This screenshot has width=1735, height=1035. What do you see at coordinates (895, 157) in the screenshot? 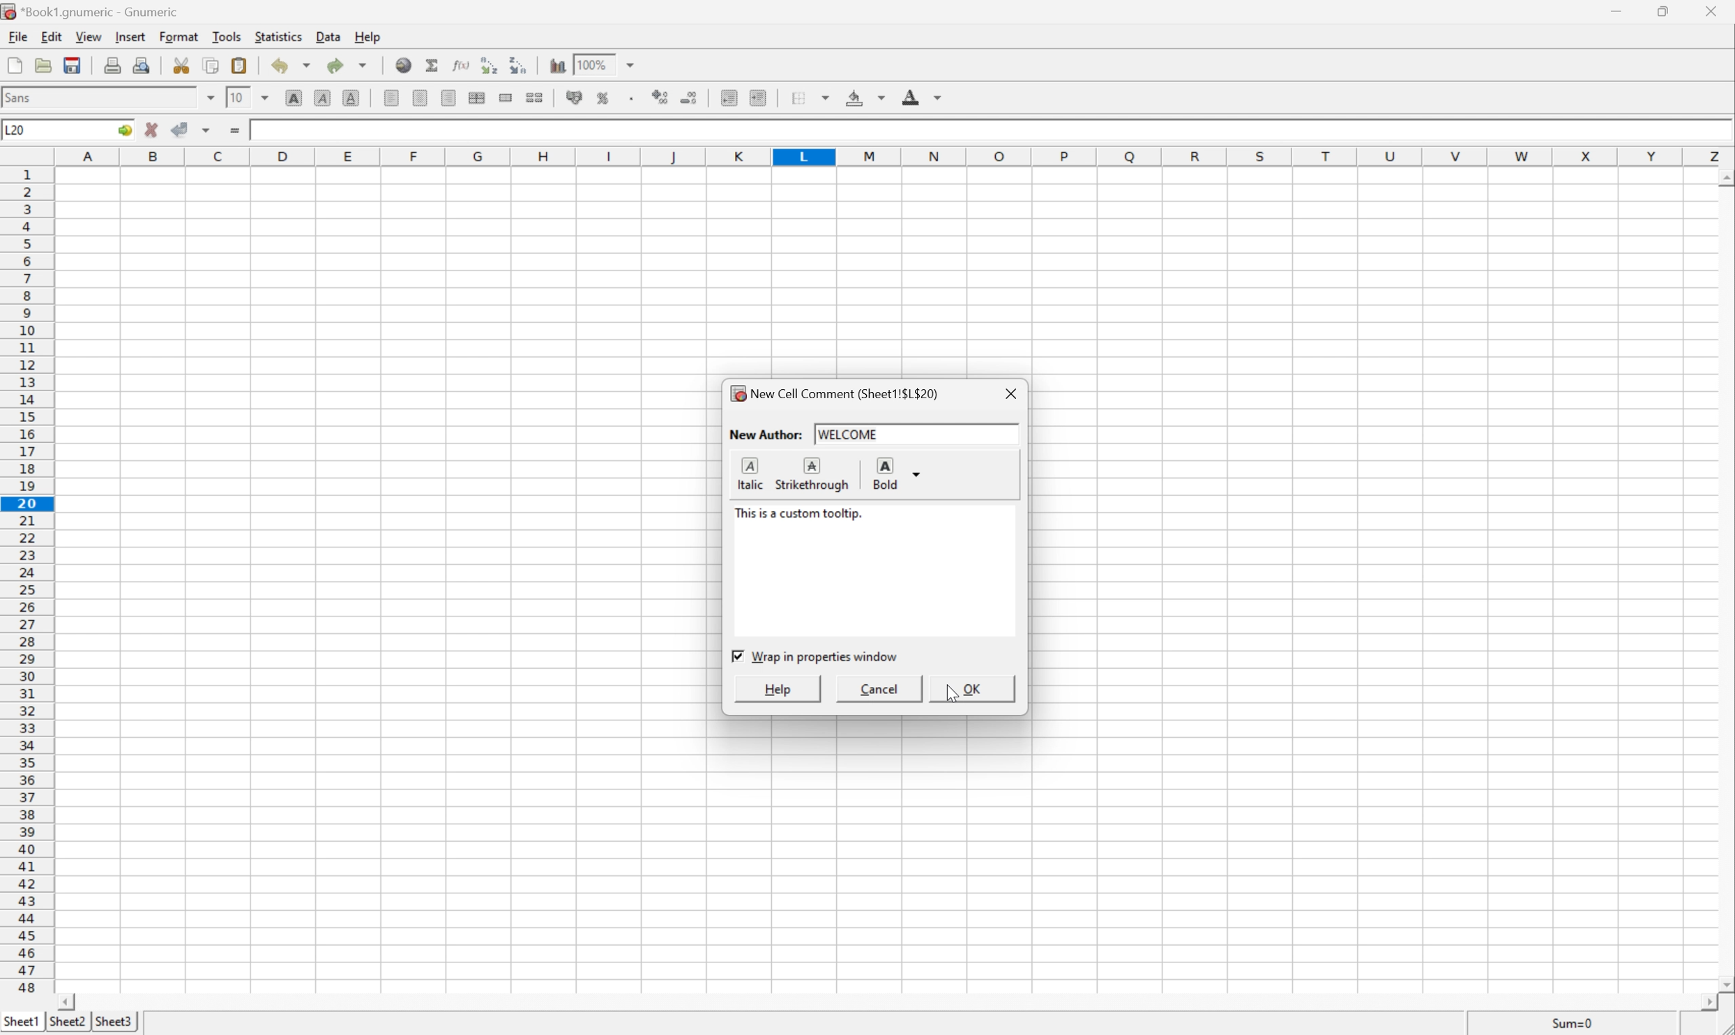
I see `Column names` at bounding box center [895, 157].